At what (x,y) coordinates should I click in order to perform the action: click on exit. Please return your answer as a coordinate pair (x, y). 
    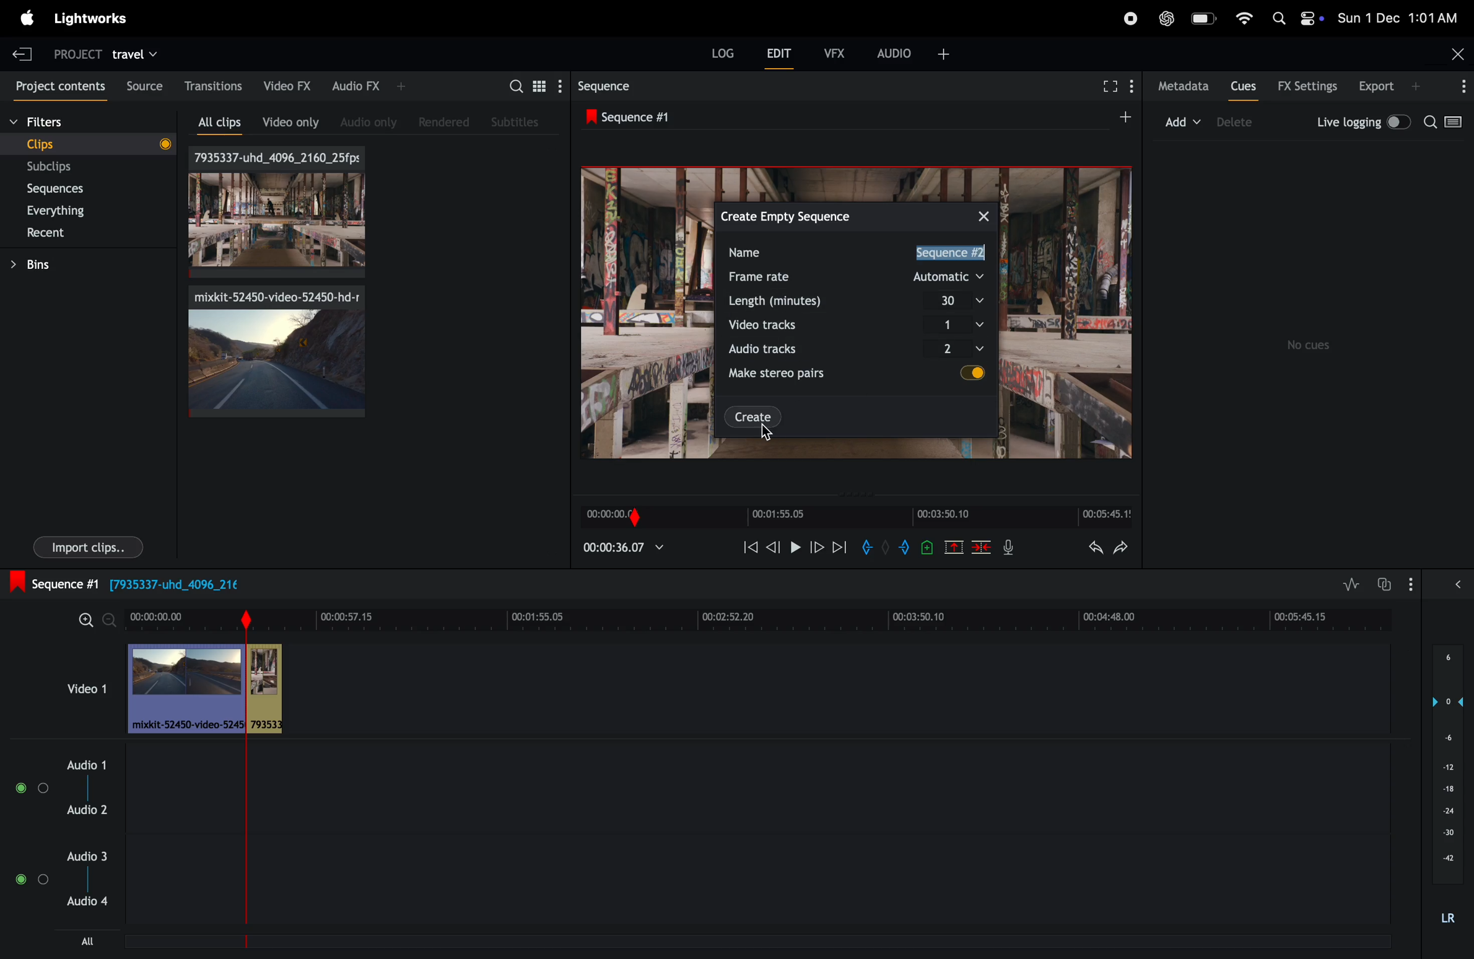
    Looking at the image, I should click on (26, 53).